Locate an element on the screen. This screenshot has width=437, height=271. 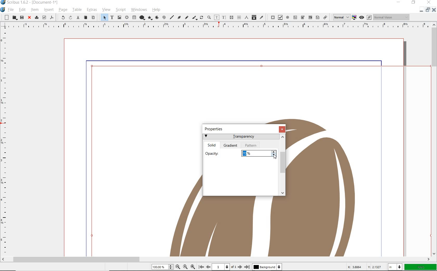
paste is located at coordinates (93, 17).